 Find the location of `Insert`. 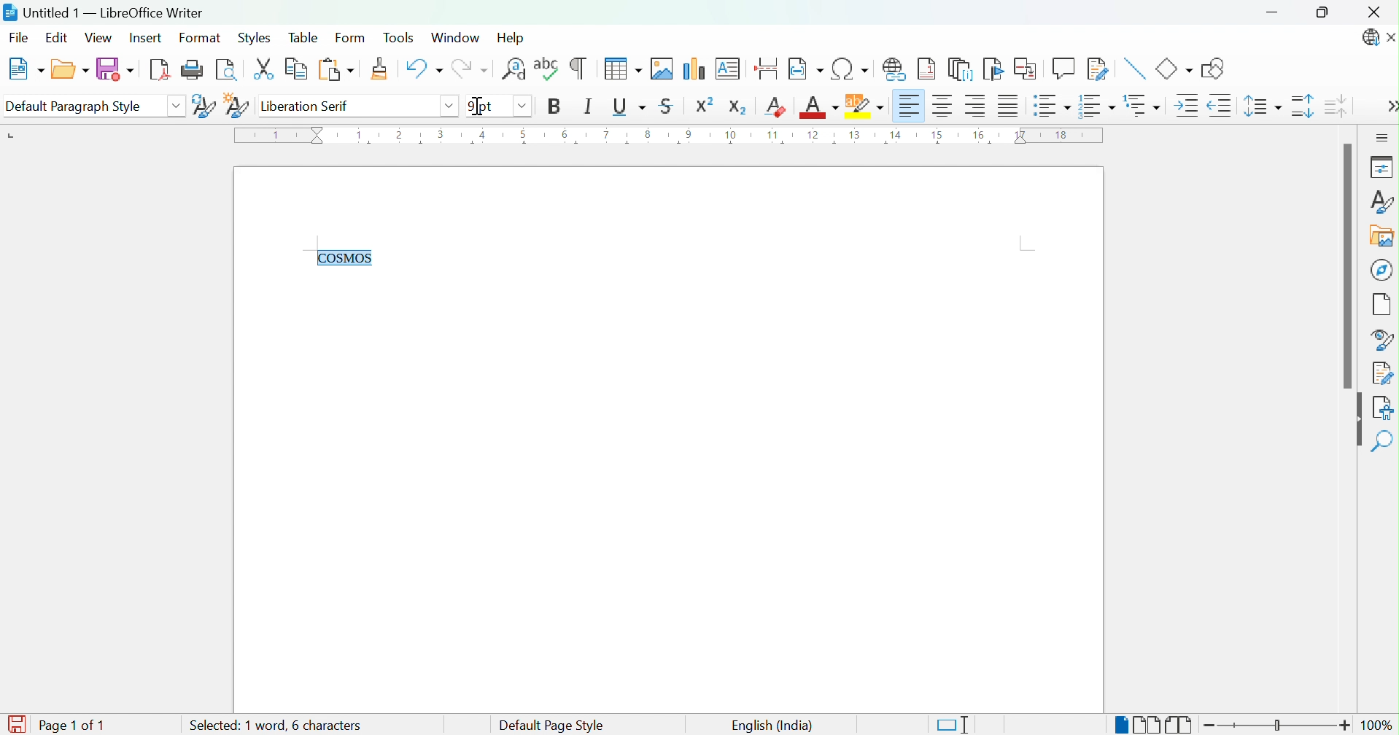

Insert is located at coordinates (148, 40).